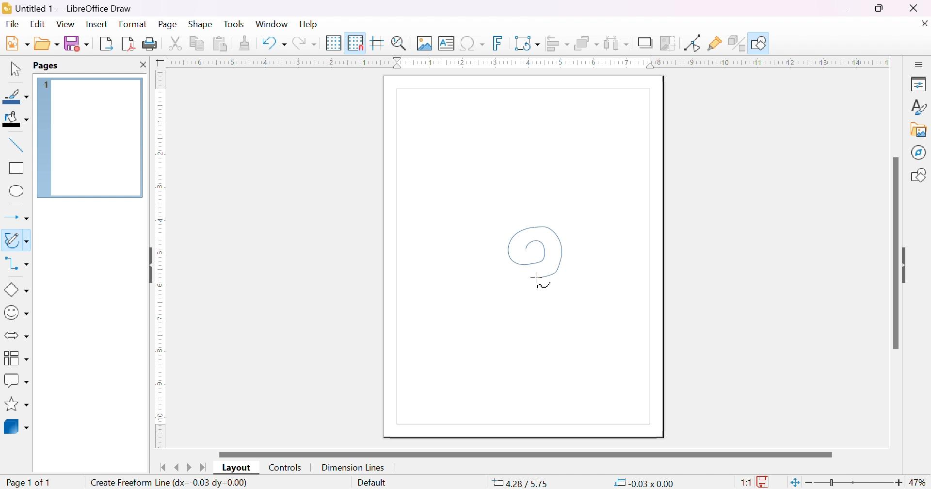 The width and height of the screenshot is (931, 489). I want to click on page 1, so click(89, 138).